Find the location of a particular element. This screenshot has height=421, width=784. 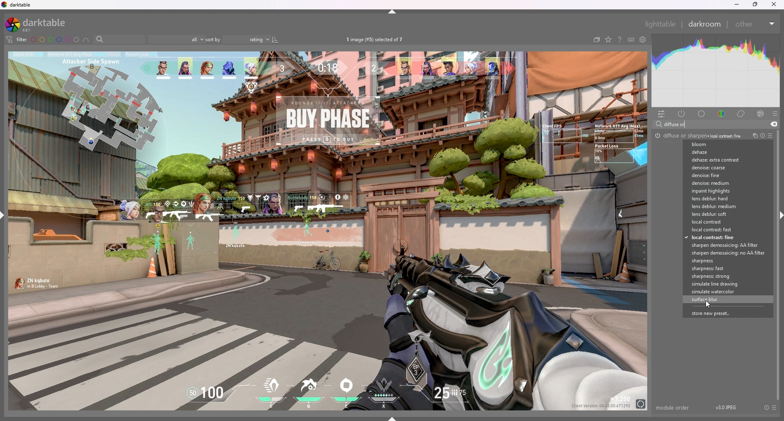

reset is located at coordinates (766, 407).